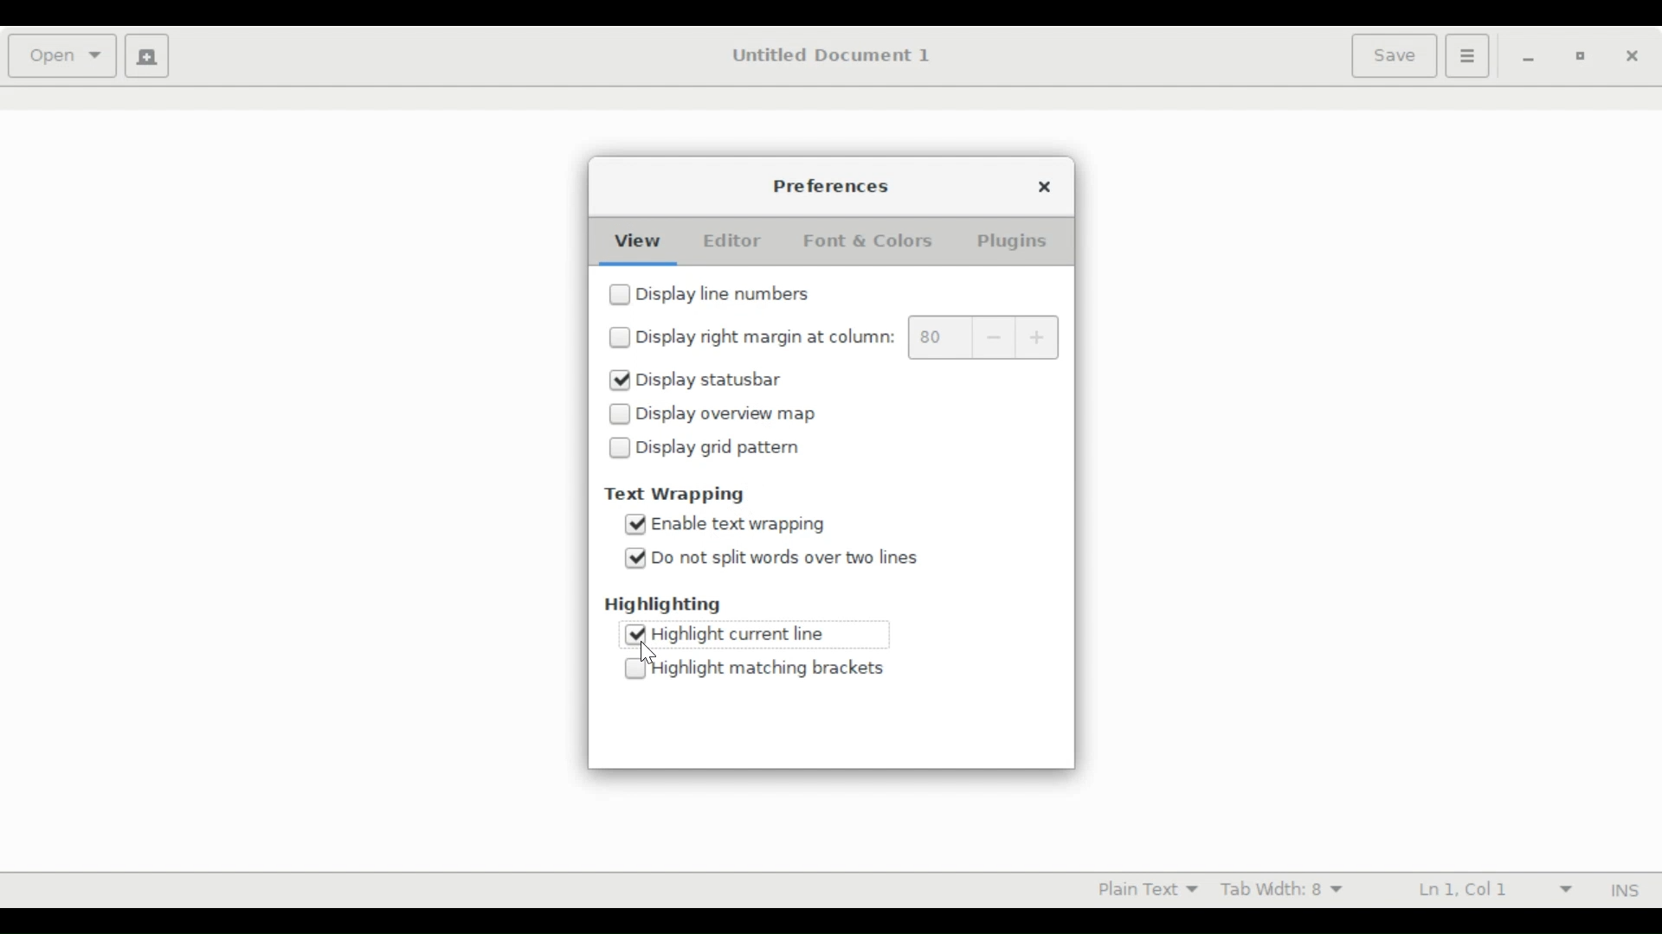  Describe the element at coordinates (765, 339) in the screenshot. I see `Display right margin at column` at that location.